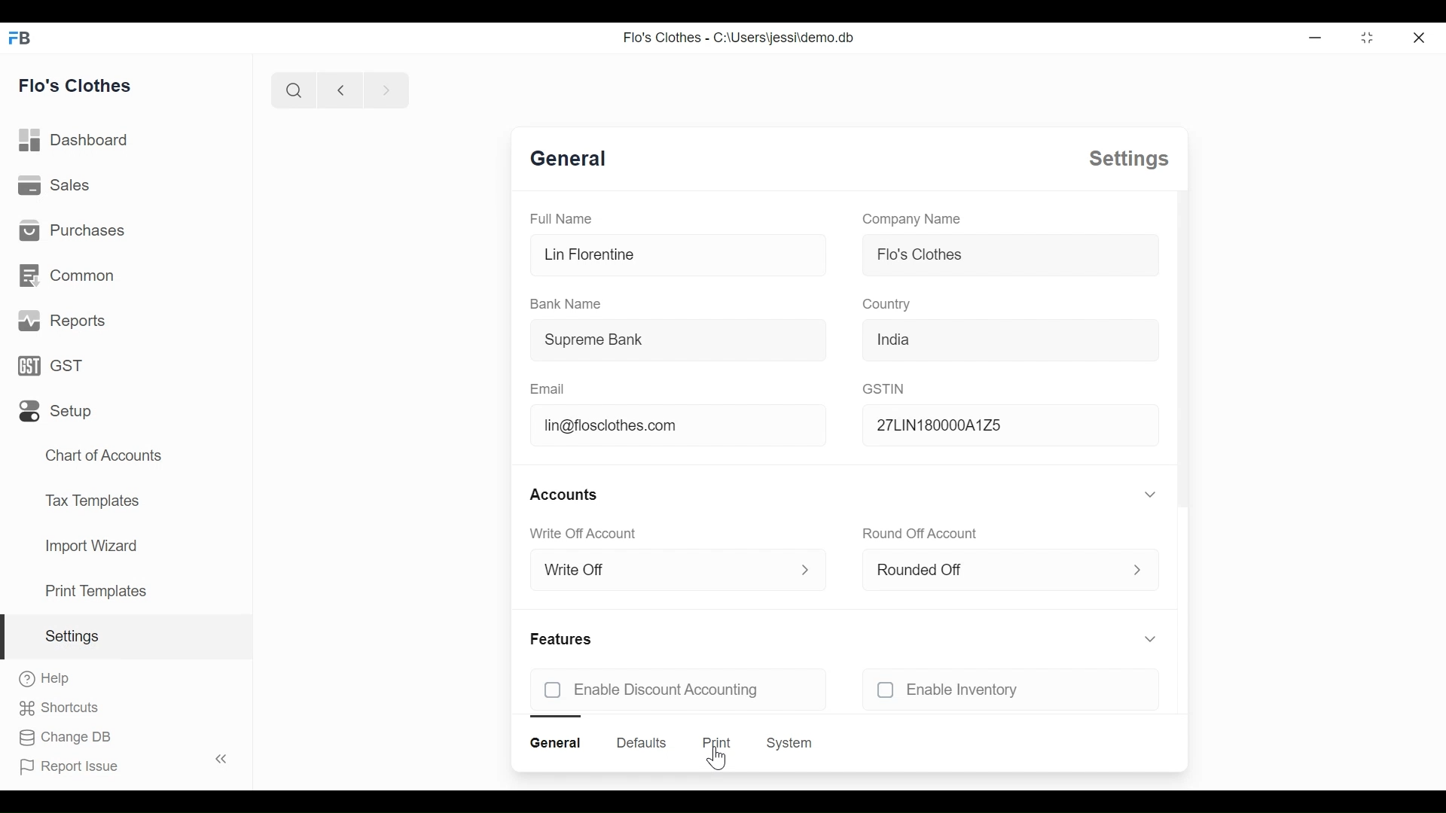 The width and height of the screenshot is (1446, 813). What do you see at coordinates (740, 37) in the screenshot?
I see `Flo's Clothes - C:\Users\jessi\demo.db` at bounding box center [740, 37].